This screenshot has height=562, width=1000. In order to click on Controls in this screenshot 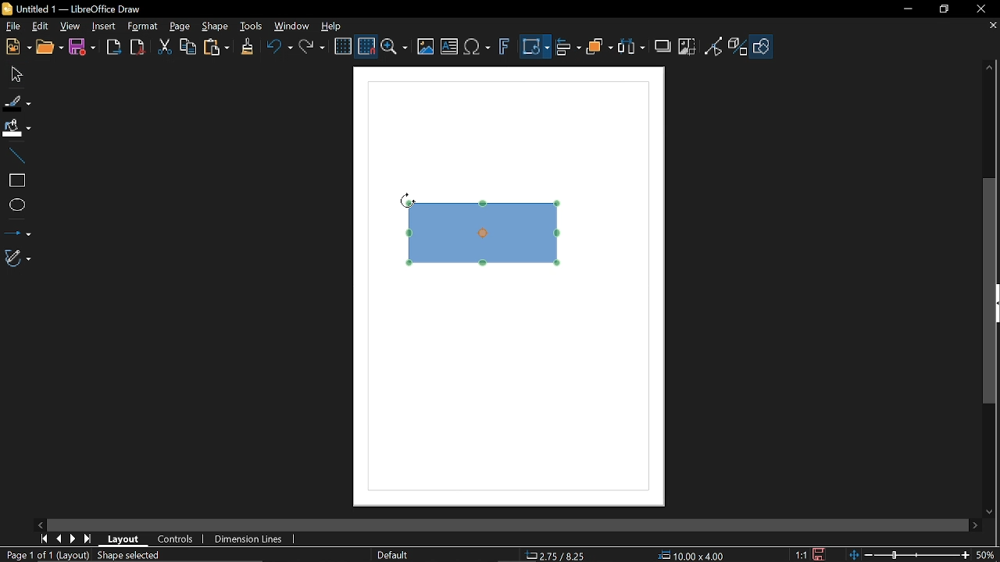, I will do `click(177, 539)`.